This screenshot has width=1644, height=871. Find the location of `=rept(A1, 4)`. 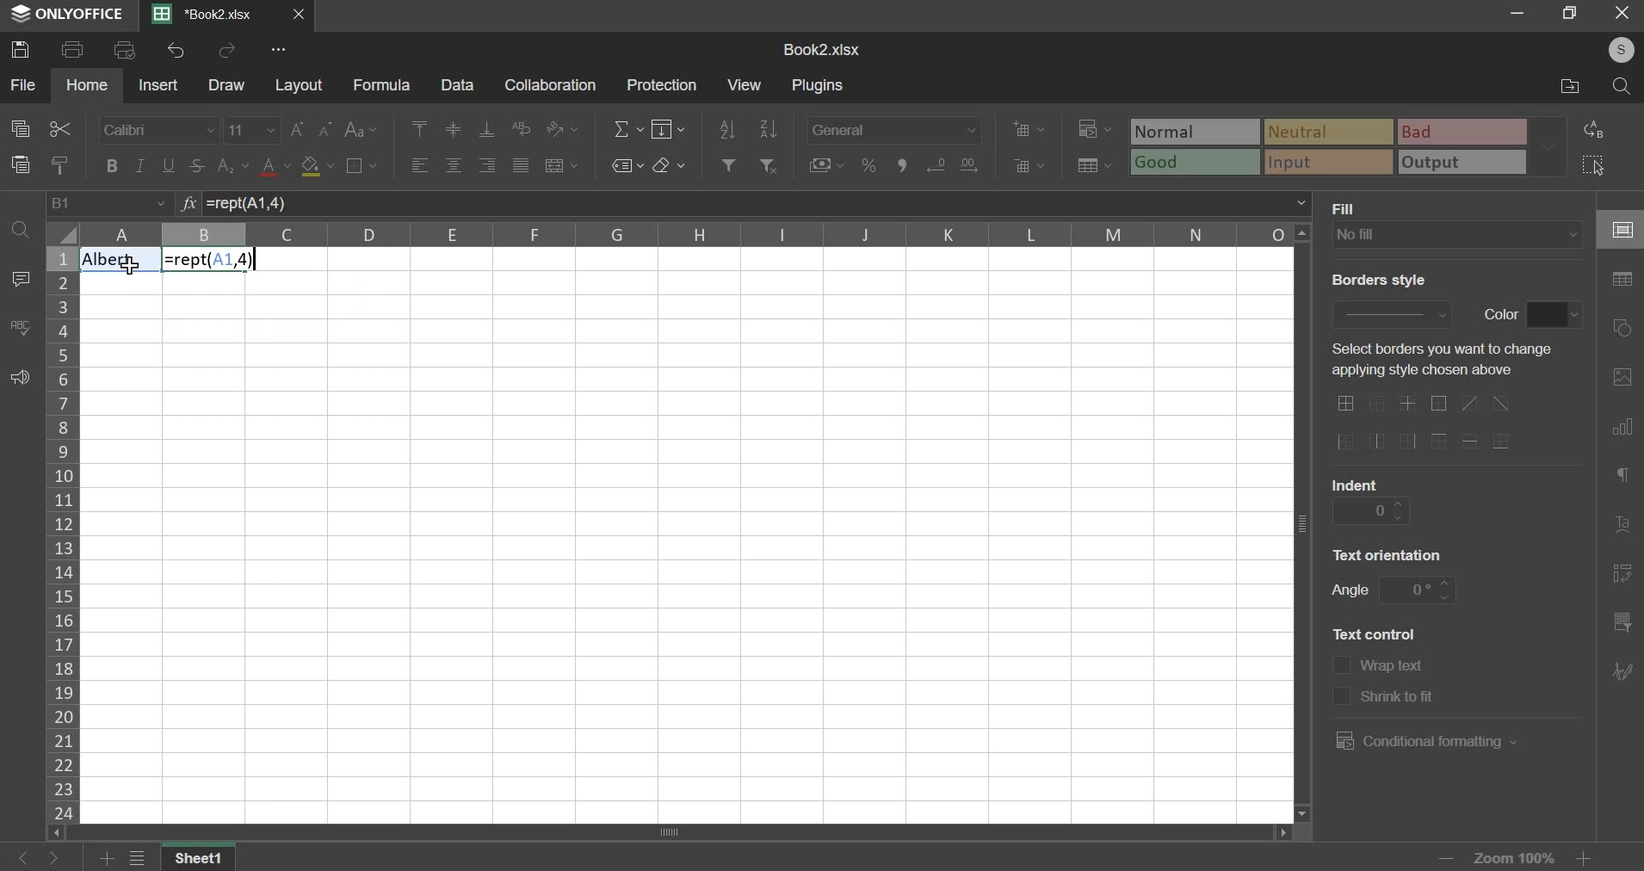

=rept(A1, 4) is located at coordinates (759, 205).